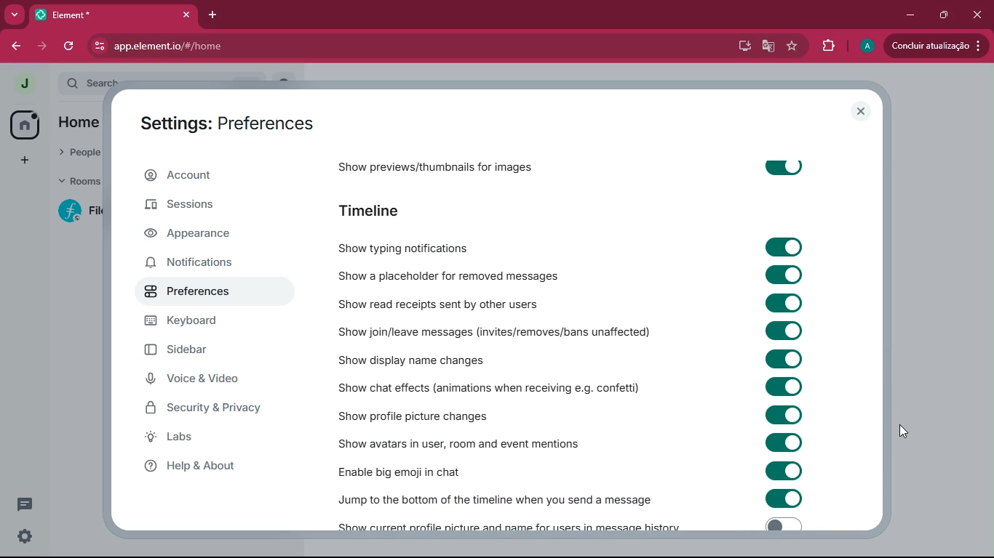 This screenshot has width=994, height=558. What do you see at coordinates (413, 416) in the screenshot?
I see `show profile picture changes` at bounding box center [413, 416].